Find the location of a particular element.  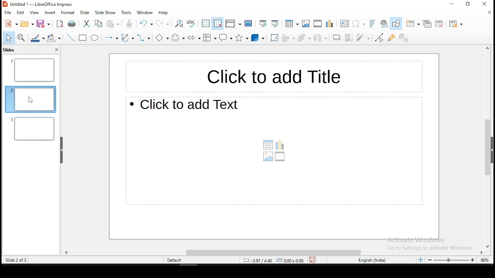

symbol shapes is located at coordinates (178, 37).